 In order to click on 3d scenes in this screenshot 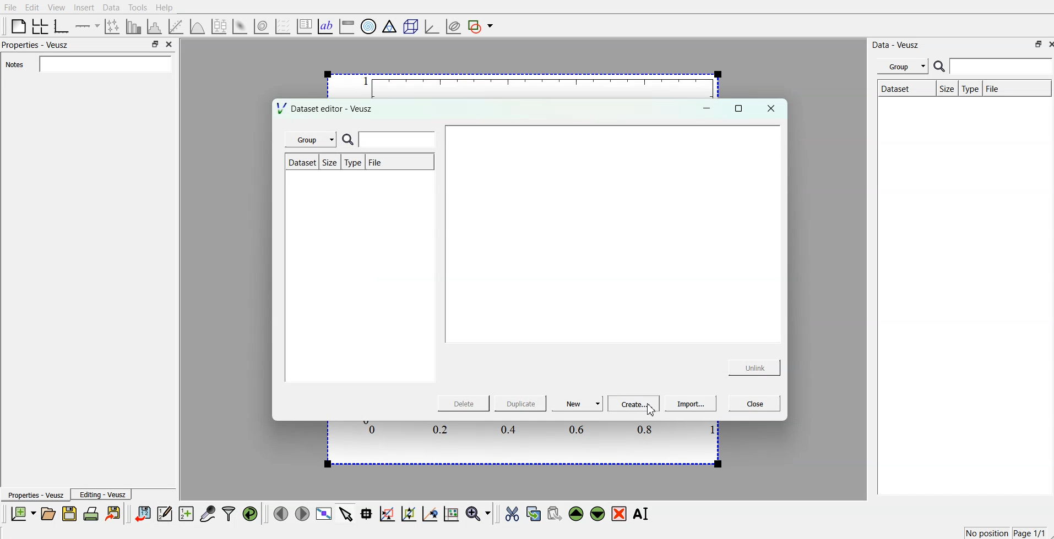, I will do `click(409, 24)`.